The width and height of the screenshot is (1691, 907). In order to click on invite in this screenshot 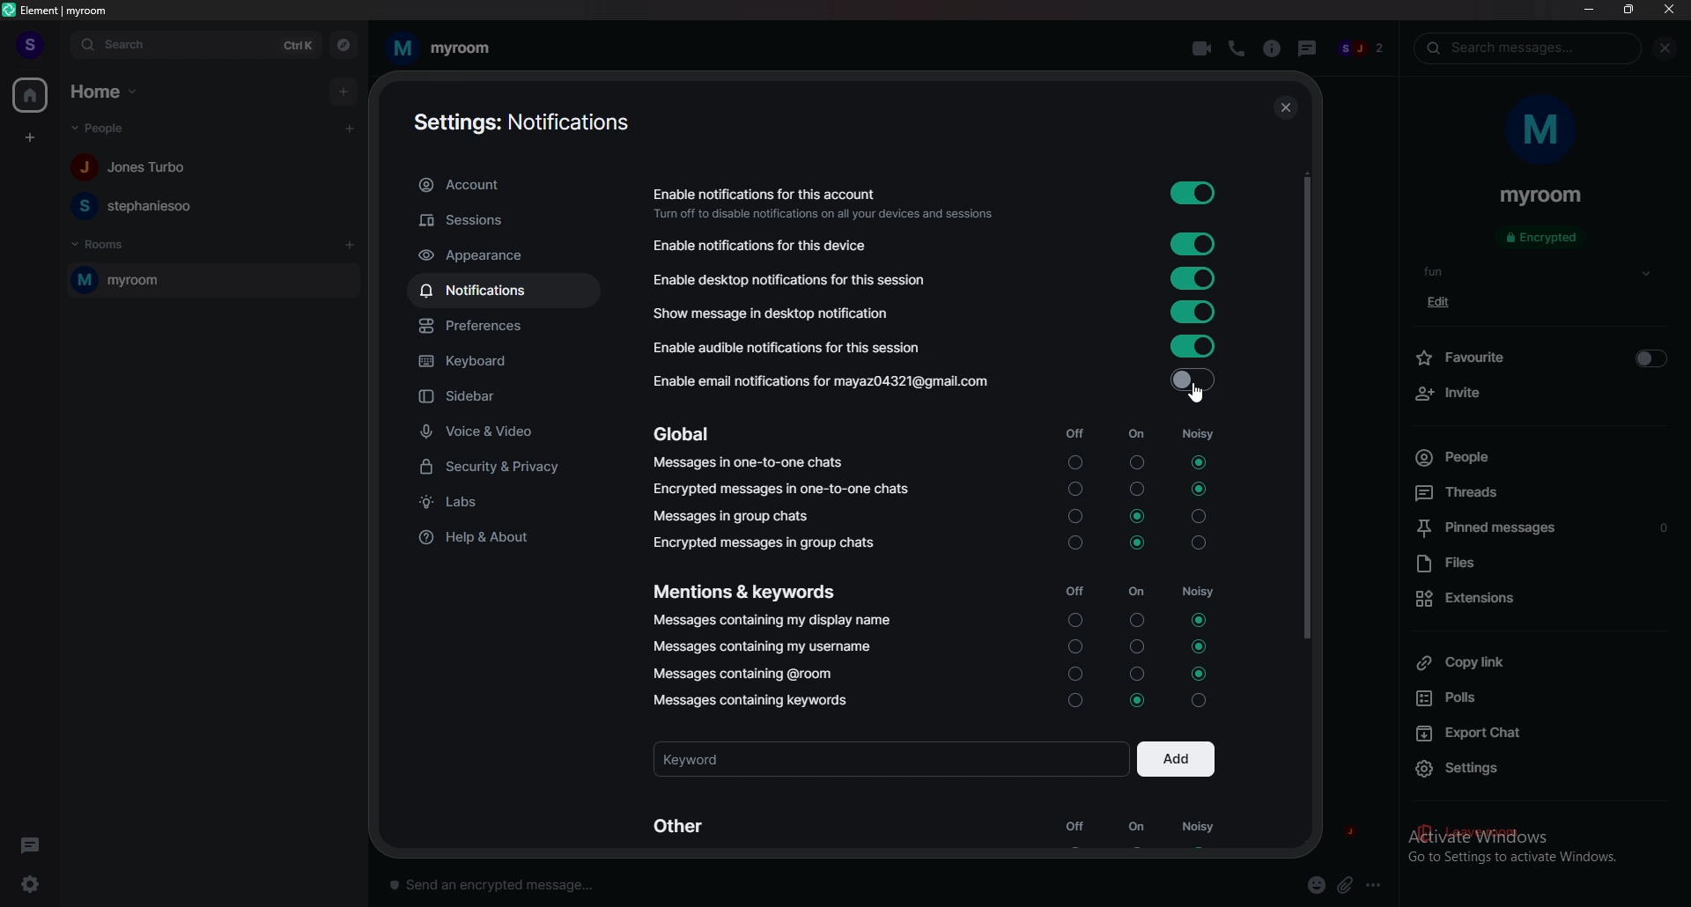, I will do `click(1540, 394)`.